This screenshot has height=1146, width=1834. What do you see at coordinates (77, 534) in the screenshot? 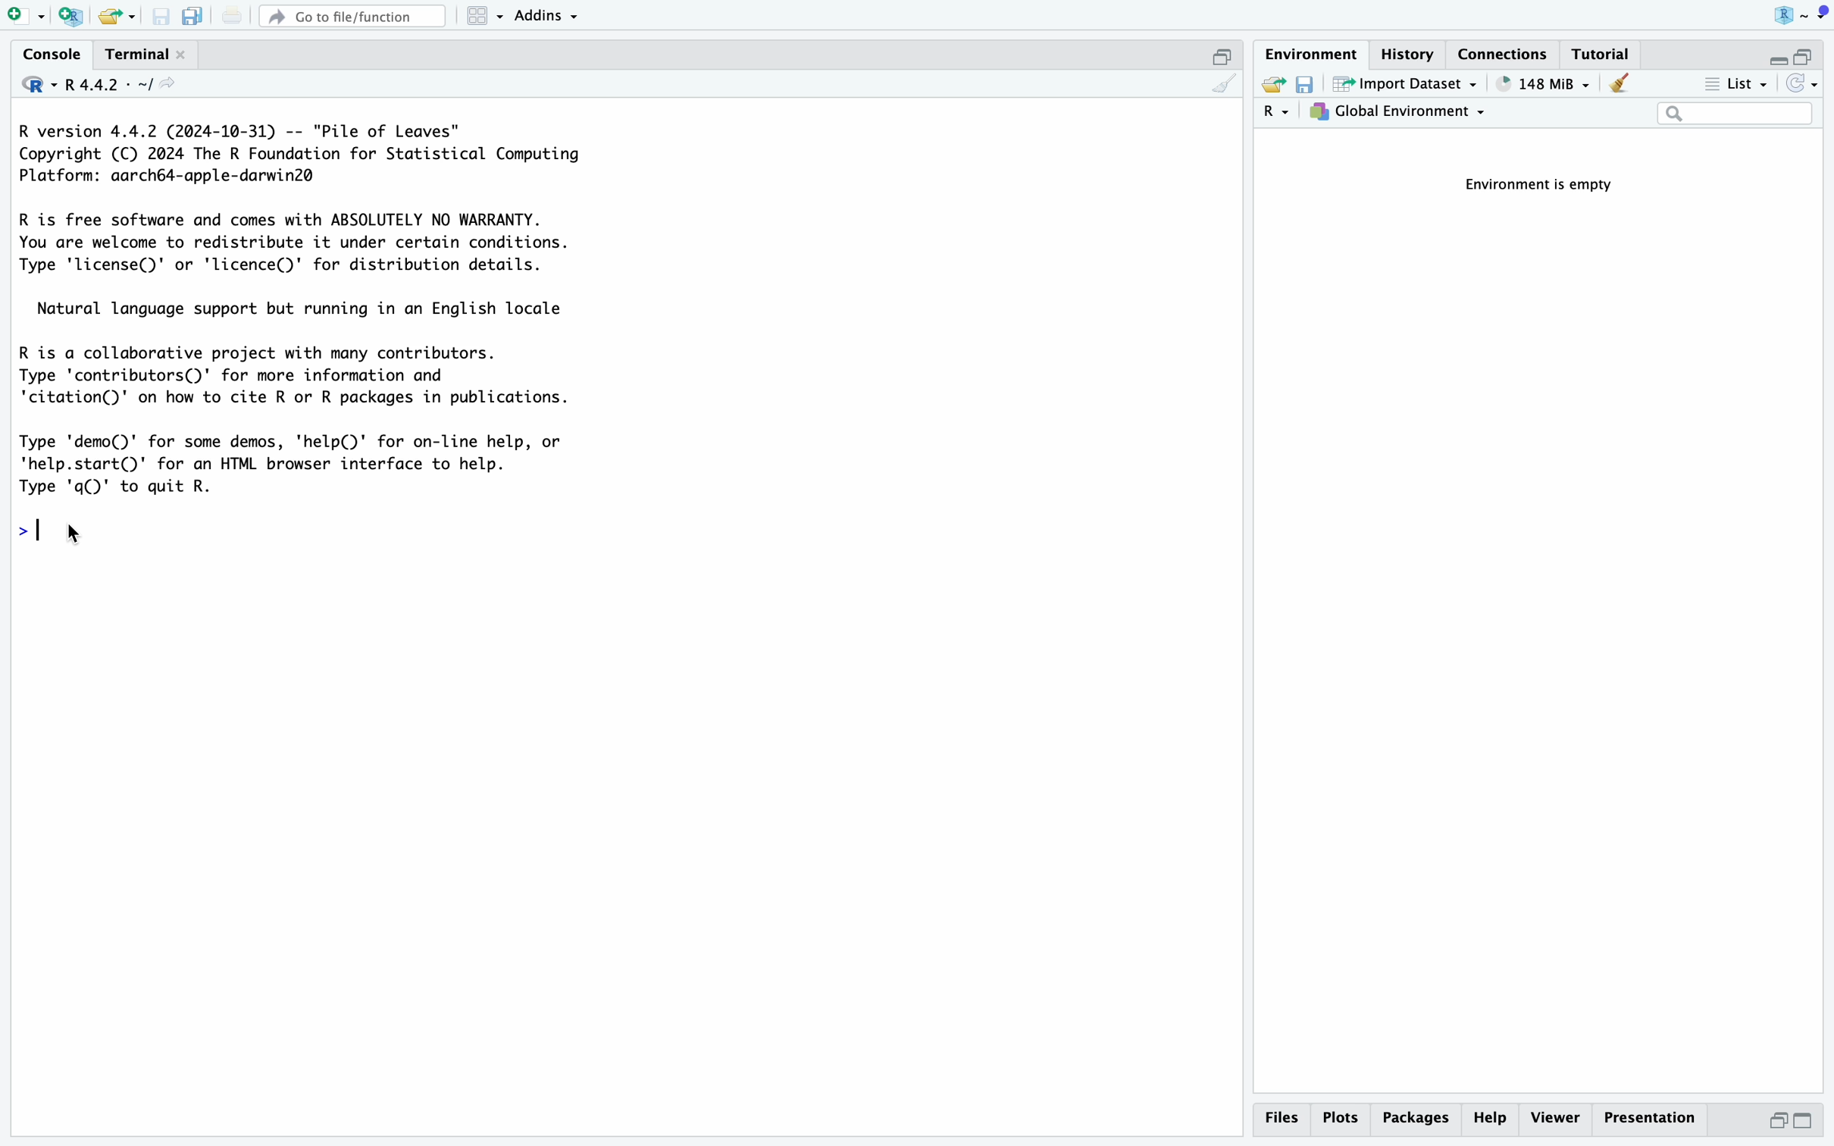
I see `cursor` at bounding box center [77, 534].